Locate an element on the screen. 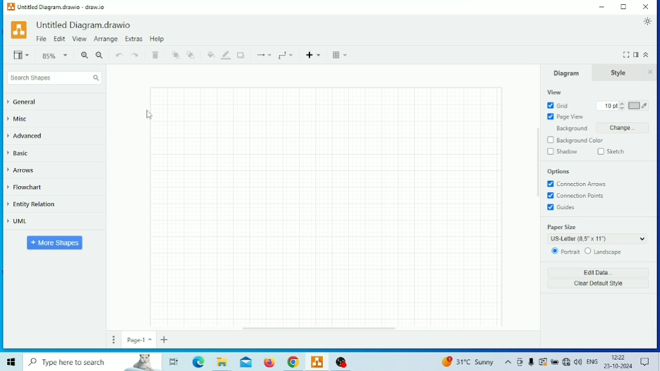 The height and width of the screenshot is (371, 660). Windows is located at coordinates (12, 362).